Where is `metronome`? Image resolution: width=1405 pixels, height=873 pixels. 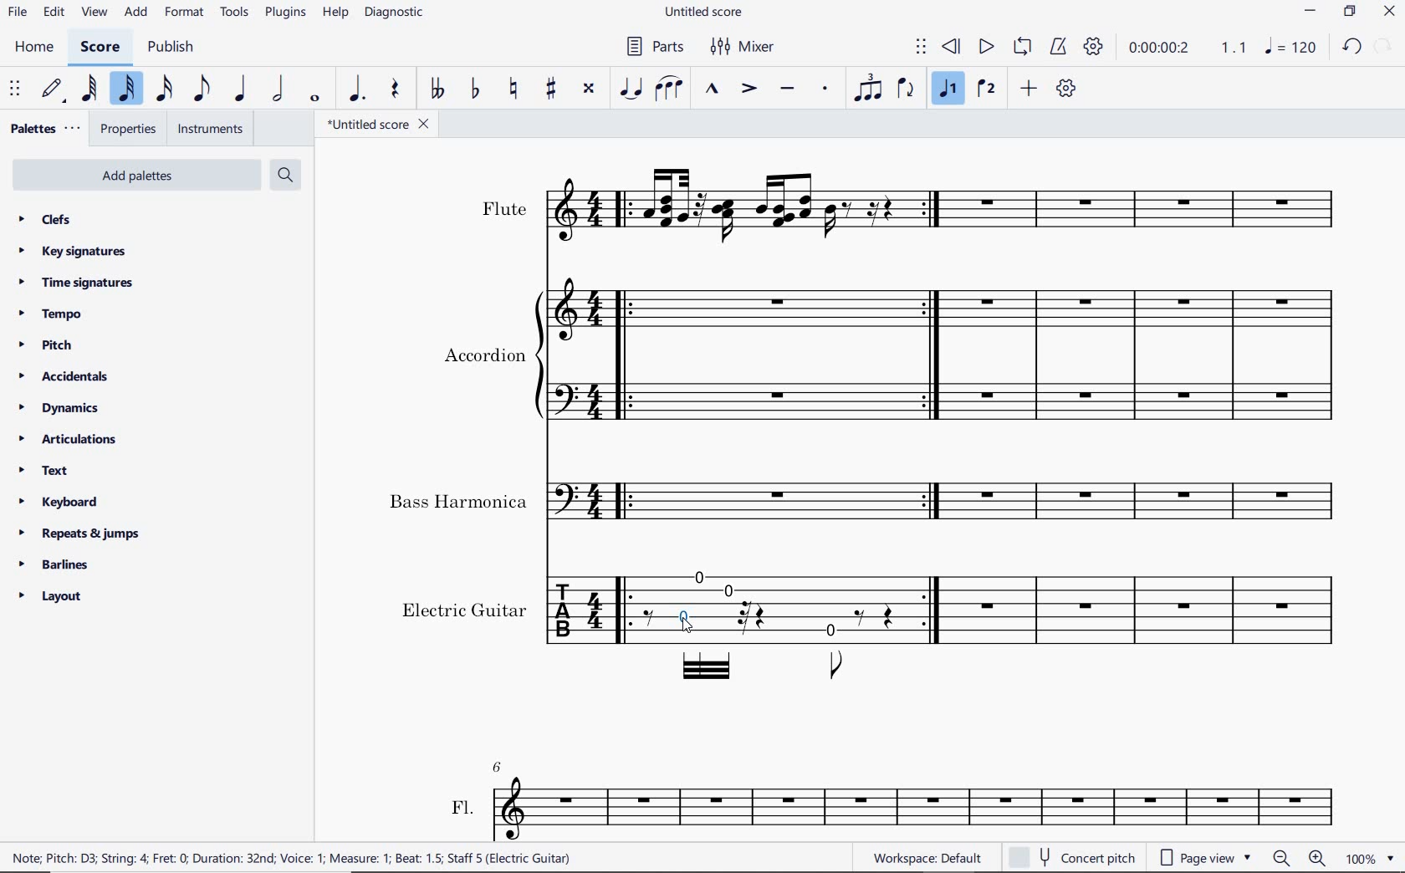
metronome is located at coordinates (1057, 46).